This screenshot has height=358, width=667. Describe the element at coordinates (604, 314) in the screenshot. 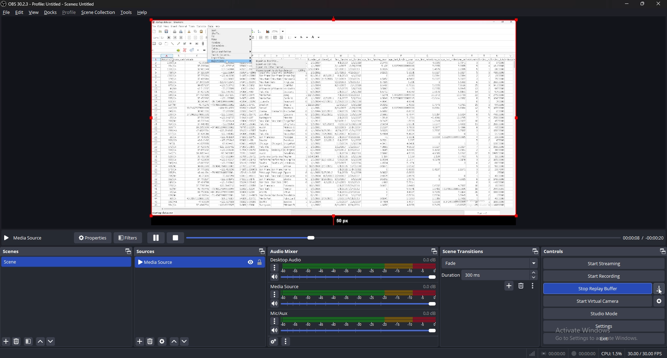

I see `studio mode` at that location.